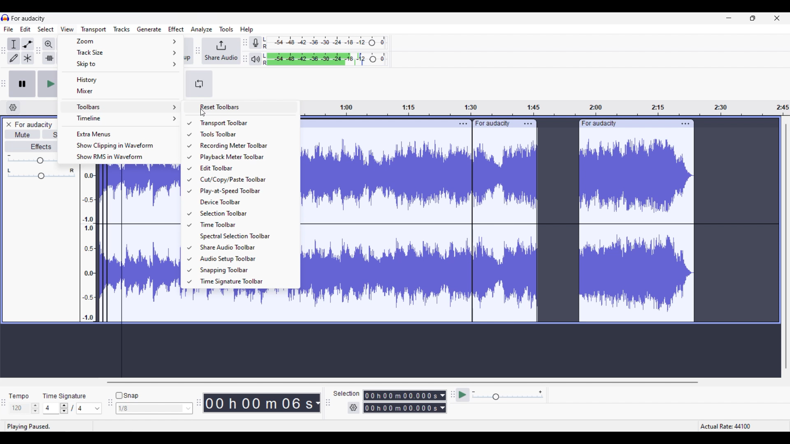 This screenshot has height=444, width=790. What do you see at coordinates (325, 59) in the screenshot?
I see `Playback level` at bounding box center [325, 59].